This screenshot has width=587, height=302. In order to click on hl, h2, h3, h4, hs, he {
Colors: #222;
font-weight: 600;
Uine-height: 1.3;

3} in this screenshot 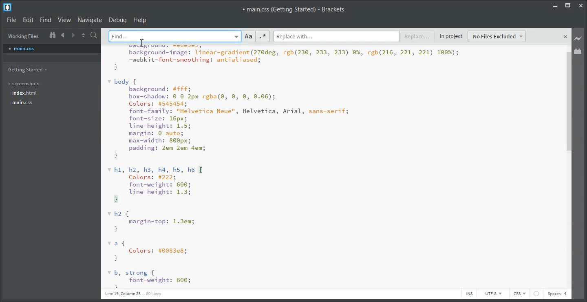, I will do `click(156, 184)`.